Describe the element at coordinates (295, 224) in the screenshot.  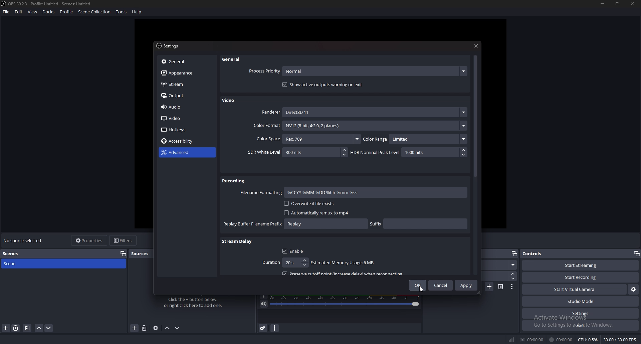
I see `replay buffer file name prefix` at that location.